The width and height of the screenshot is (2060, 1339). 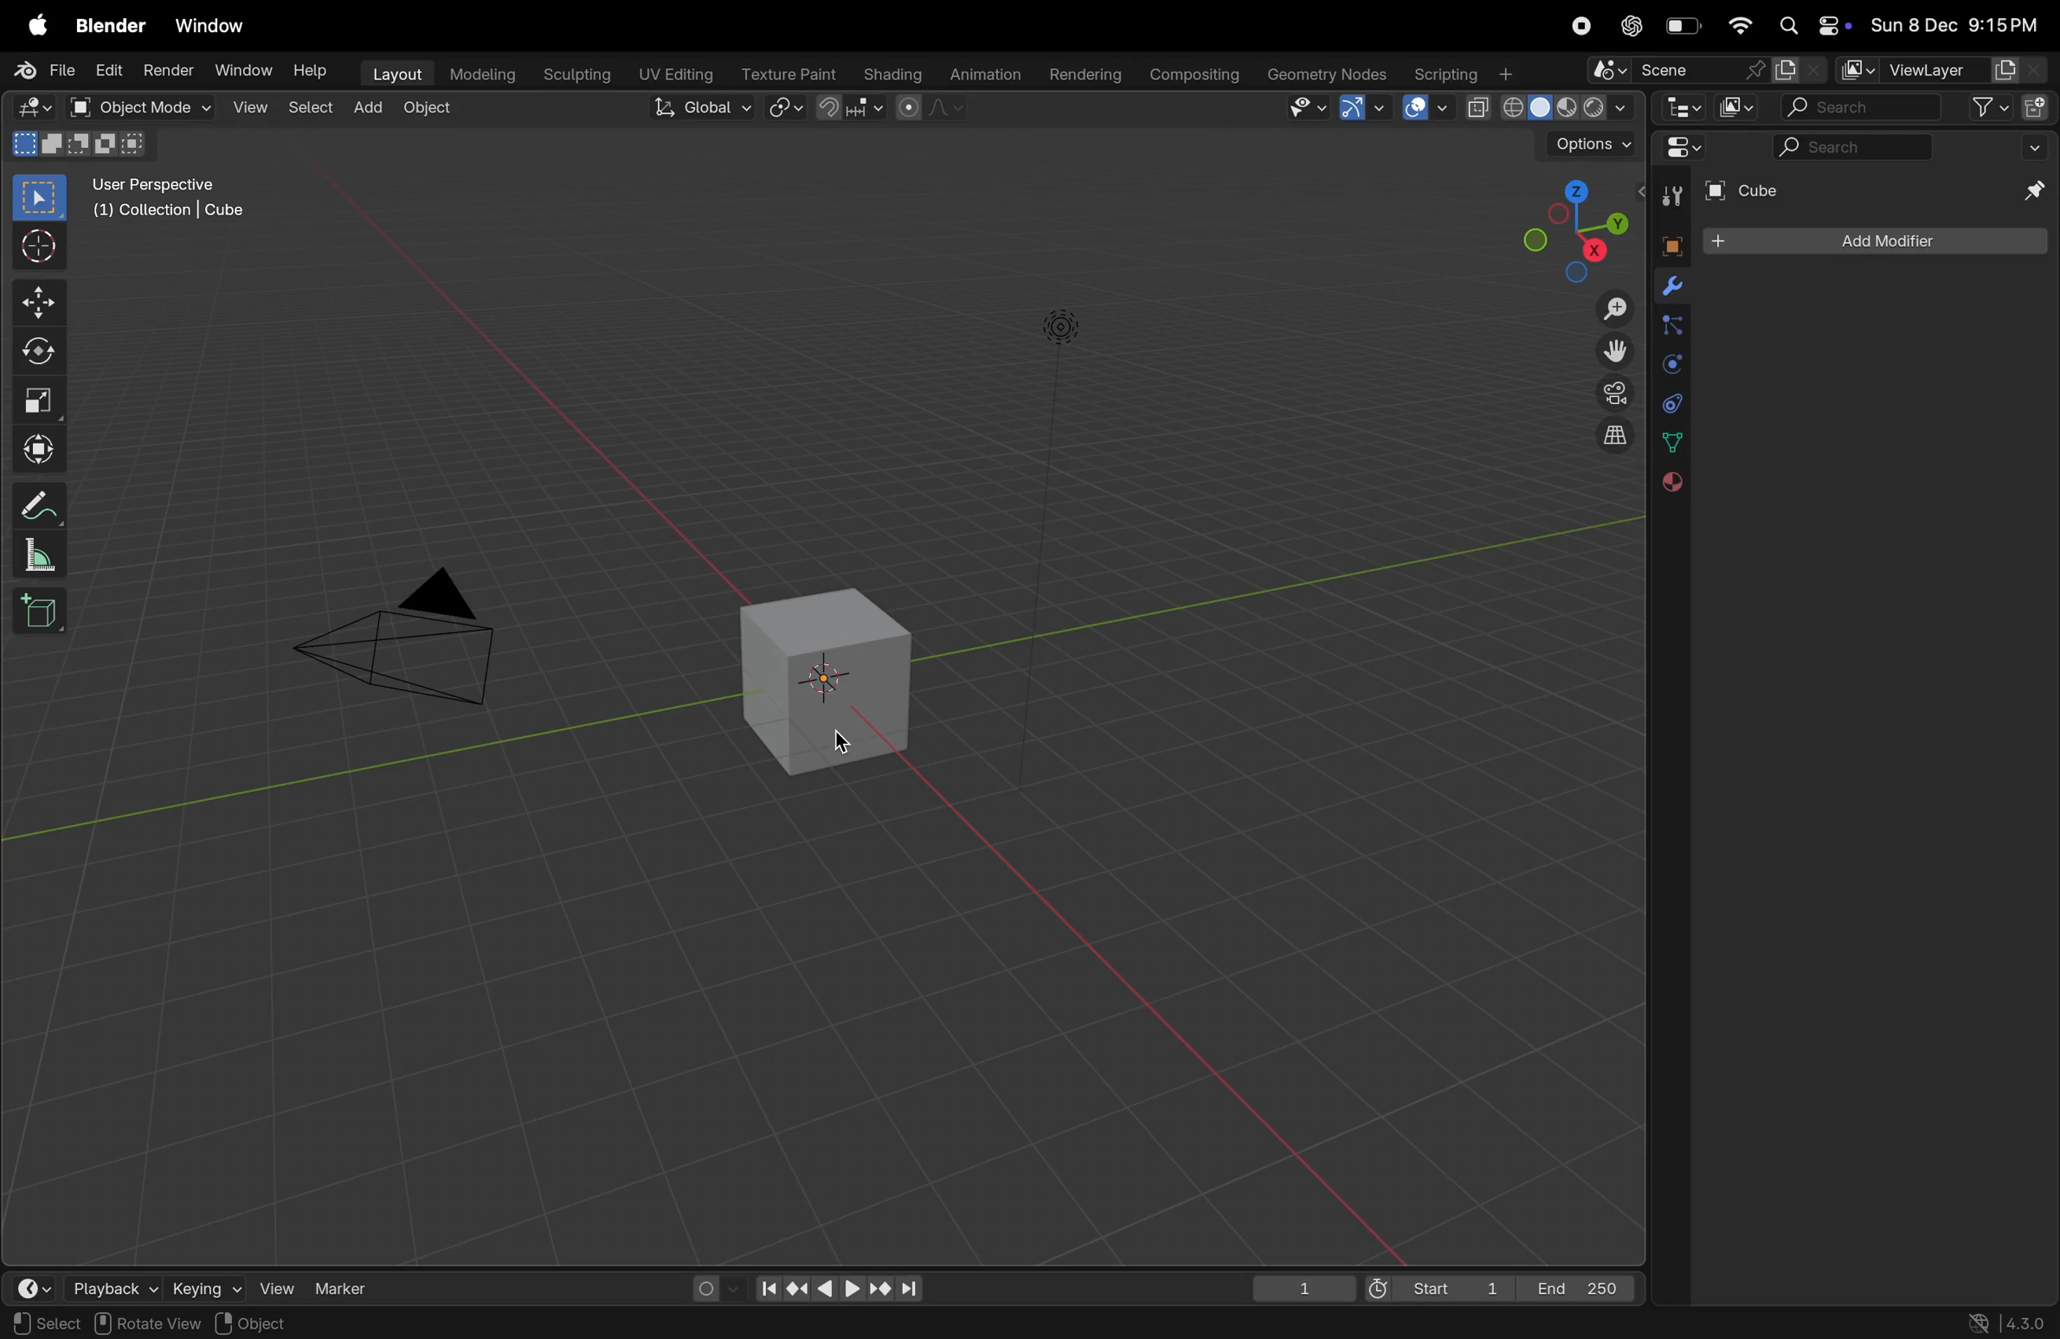 What do you see at coordinates (39, 354) in the screenshot?
I see `rotate` at bounding box center [39, 354].